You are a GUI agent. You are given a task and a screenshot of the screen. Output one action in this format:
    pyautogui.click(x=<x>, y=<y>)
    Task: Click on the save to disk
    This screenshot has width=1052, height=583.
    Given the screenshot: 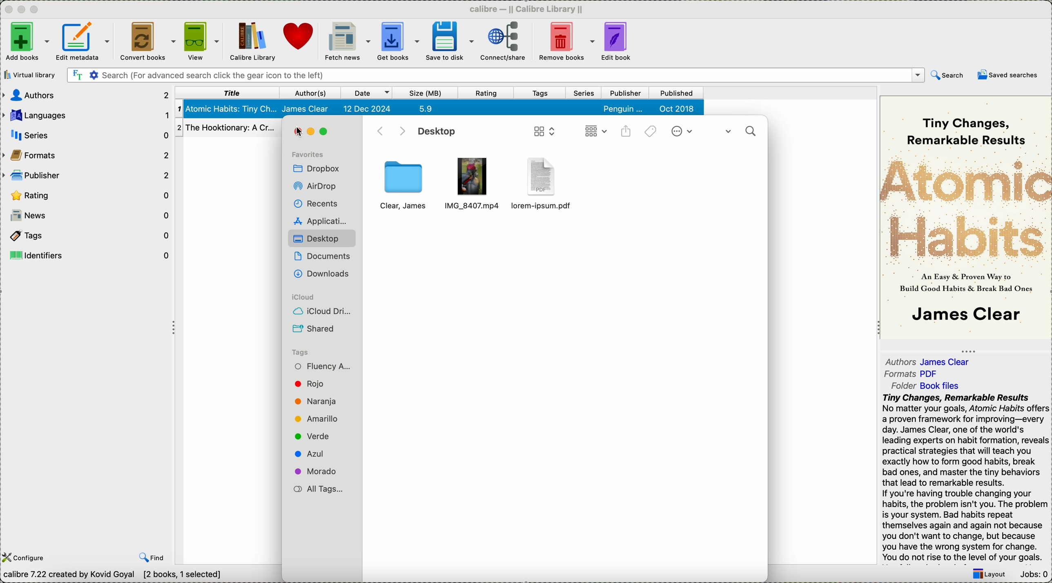 What is the action you would take?
    pyautogui.click(x=448, y=41)
    